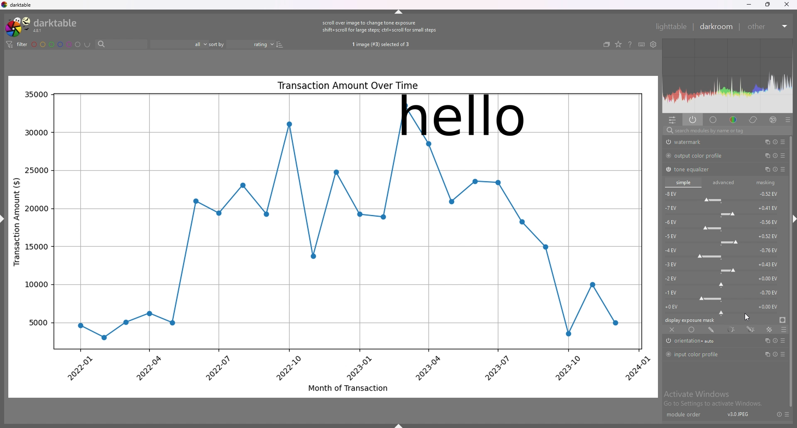 The height and width of the screenshot is (428, 797). What do you see at coordinates (668, 341) in the screenshot?
I see `switch off/on` at bounding box center [668, 341].